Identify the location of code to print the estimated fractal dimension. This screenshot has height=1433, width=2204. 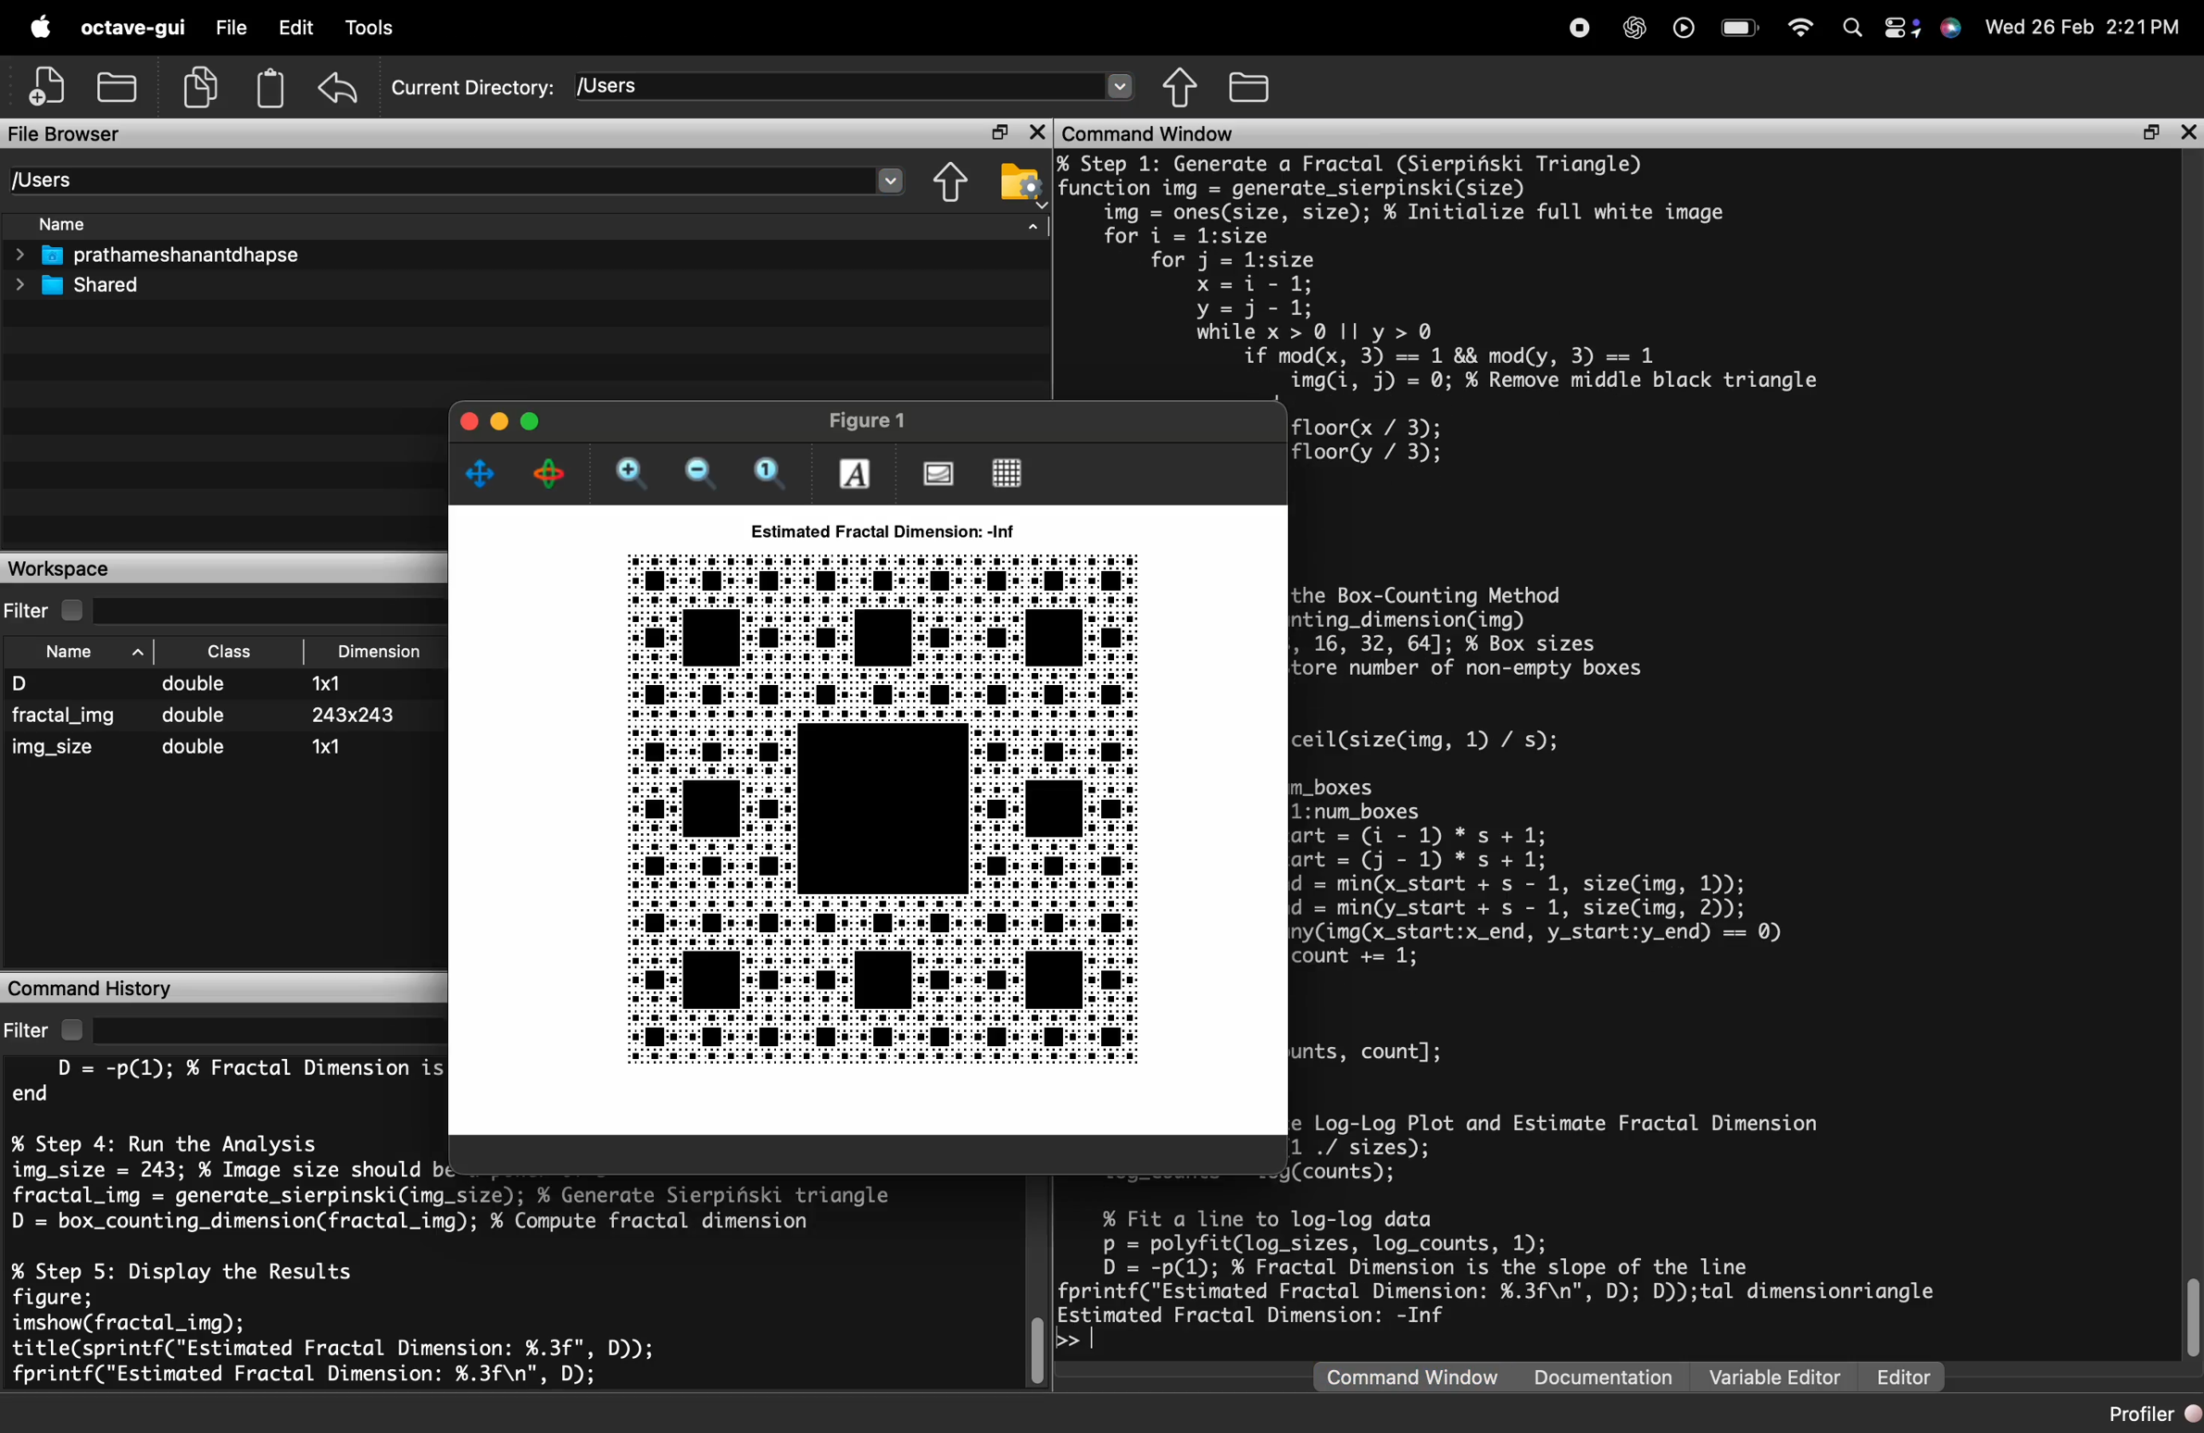
(1506, 1265).